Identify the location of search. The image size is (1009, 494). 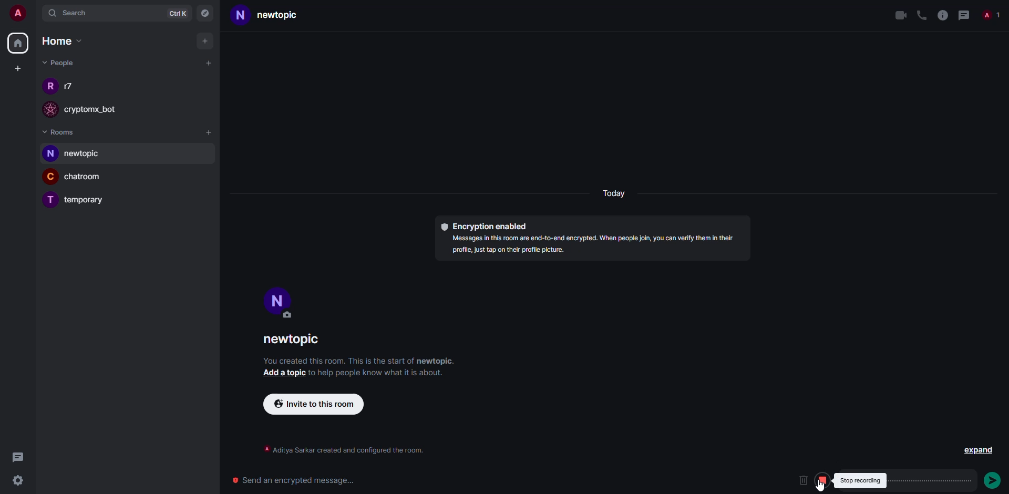
(71, 14).